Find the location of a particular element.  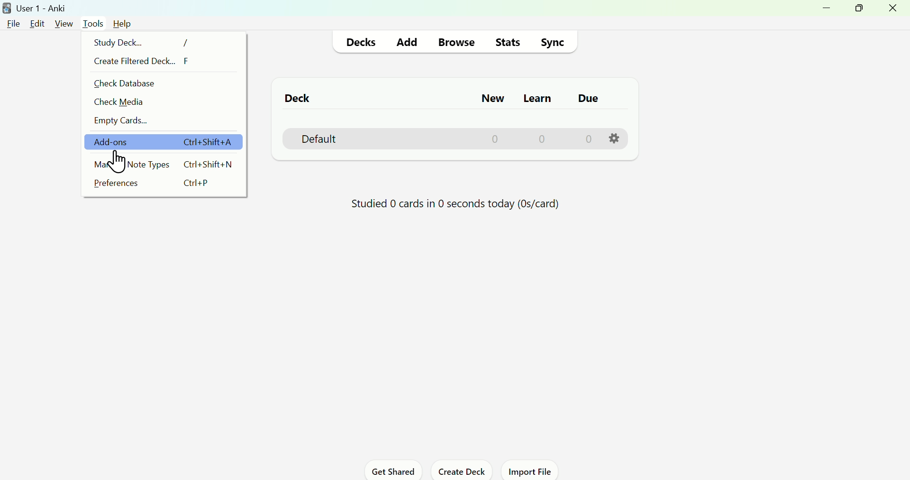

Learn is located at coordinates (537, 100).